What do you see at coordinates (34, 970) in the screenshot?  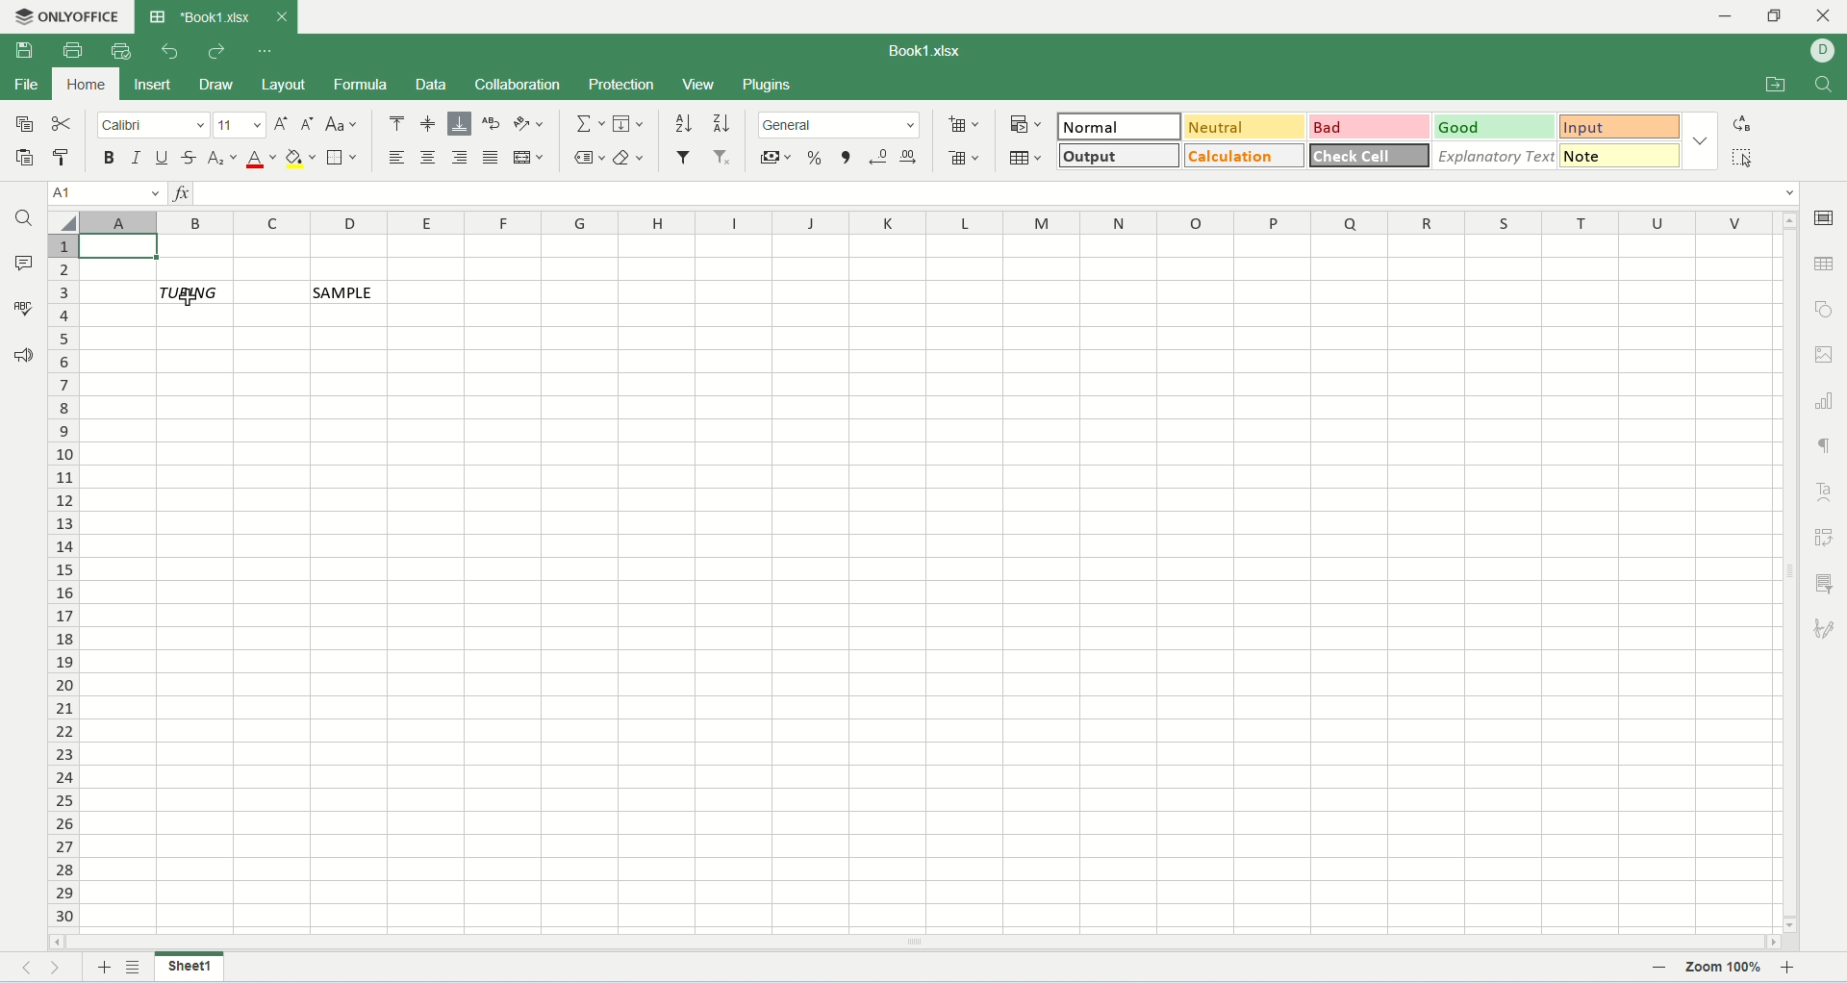 I see `previous` at bounding box center [34, 970].